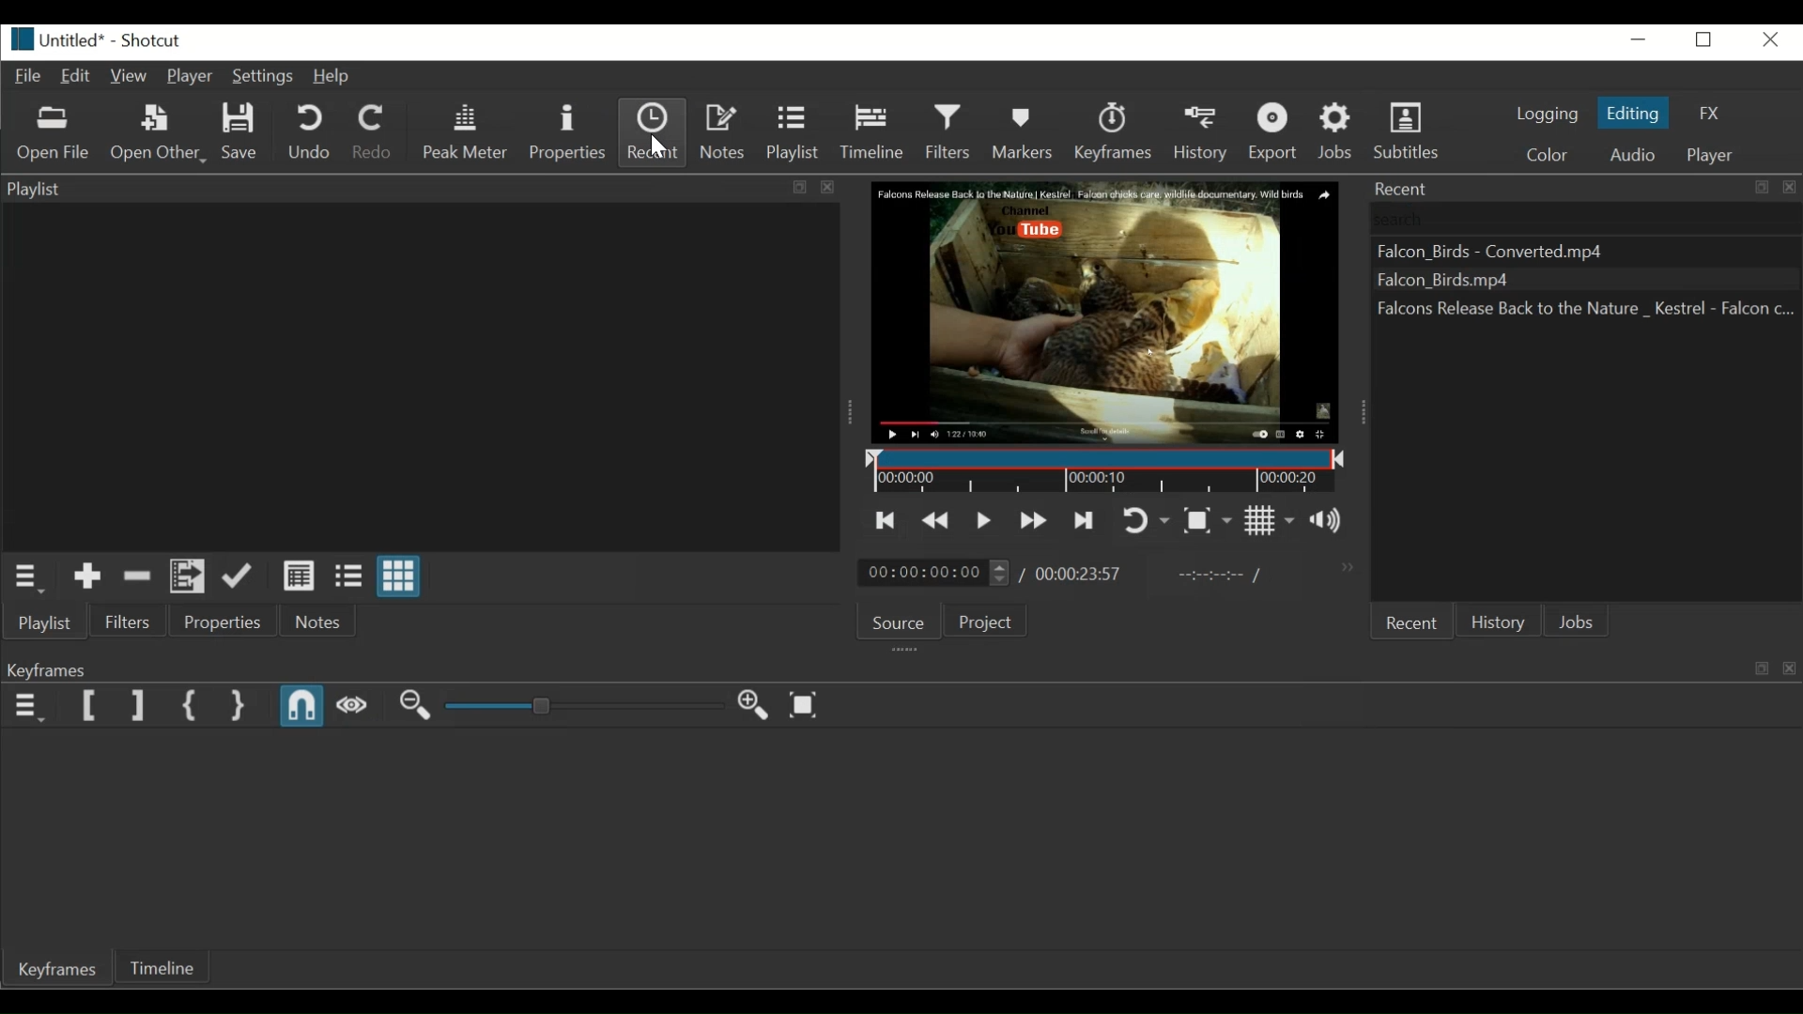 The height and width of the screenshot is (1014, 1803). What do you see at coordinates (336, 78) in the screenshot?
I see `Help` at bounding box center [336, 78].